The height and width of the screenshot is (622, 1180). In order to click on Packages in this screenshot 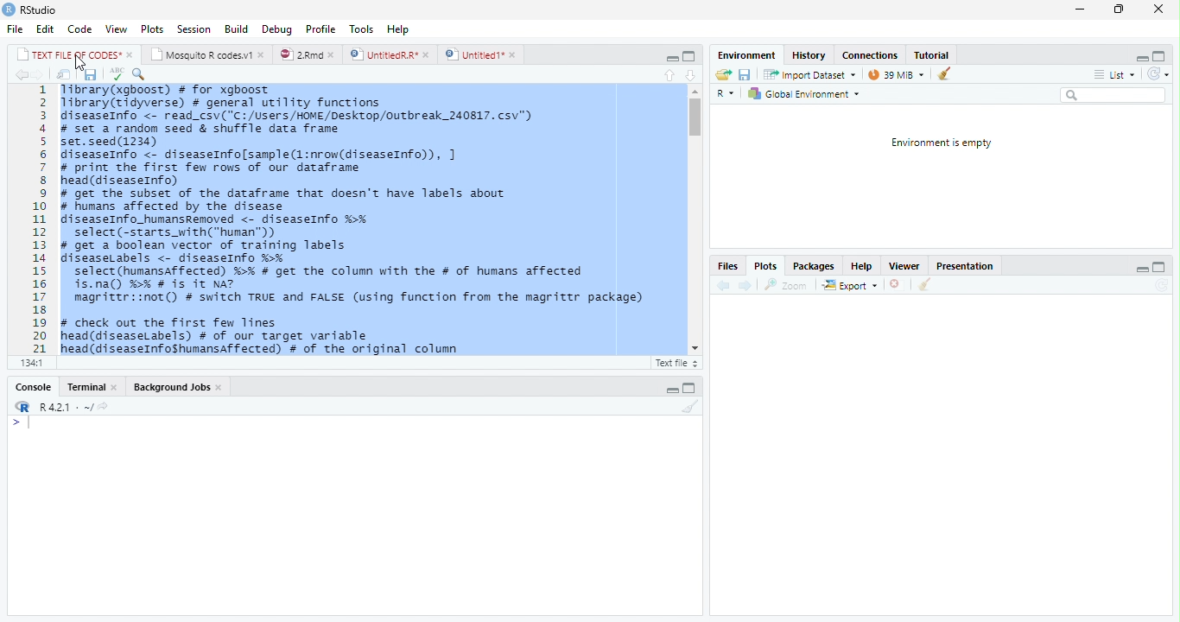, I will do `click(814, 266)`.